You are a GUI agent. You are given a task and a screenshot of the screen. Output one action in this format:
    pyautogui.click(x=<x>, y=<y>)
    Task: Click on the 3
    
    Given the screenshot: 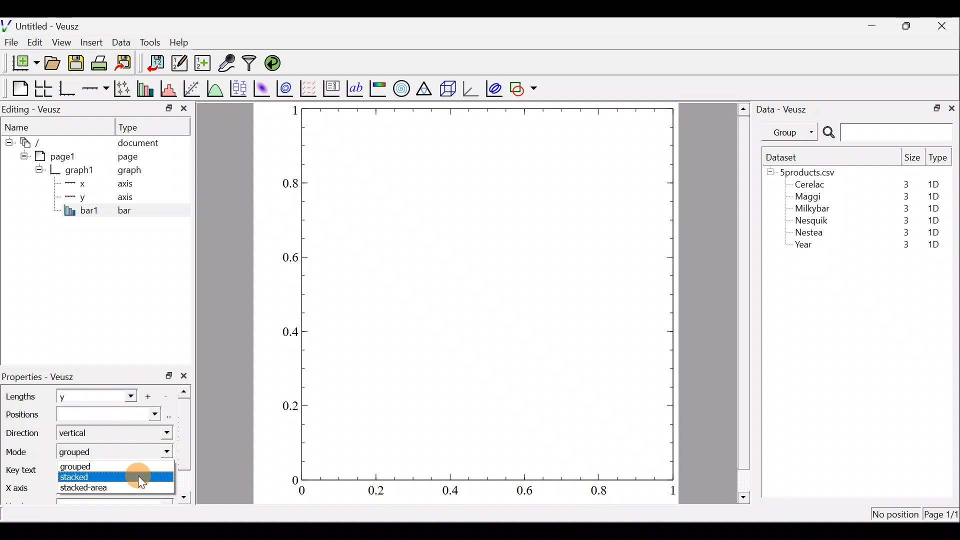 What is the action you would take?
    pyautogui.click(x=904, y=220)
    